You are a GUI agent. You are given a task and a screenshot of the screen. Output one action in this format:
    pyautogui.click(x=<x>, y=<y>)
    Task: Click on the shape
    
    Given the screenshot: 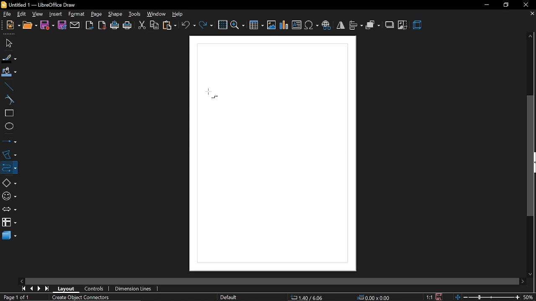 What is the action you would take?
    pyautogui.click(x=114, y=14)
    